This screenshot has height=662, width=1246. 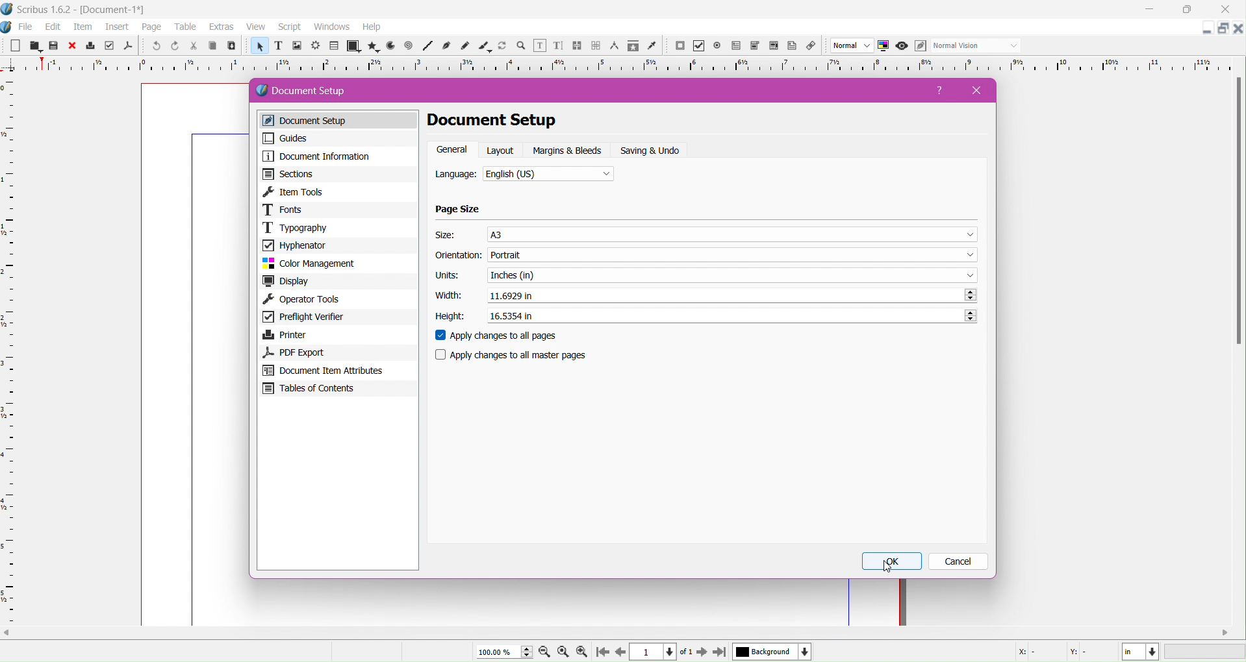 What do you see at coordinates (313, 91) in the screenshot?
I see `Document Setup` at bounding box center [313, 91].